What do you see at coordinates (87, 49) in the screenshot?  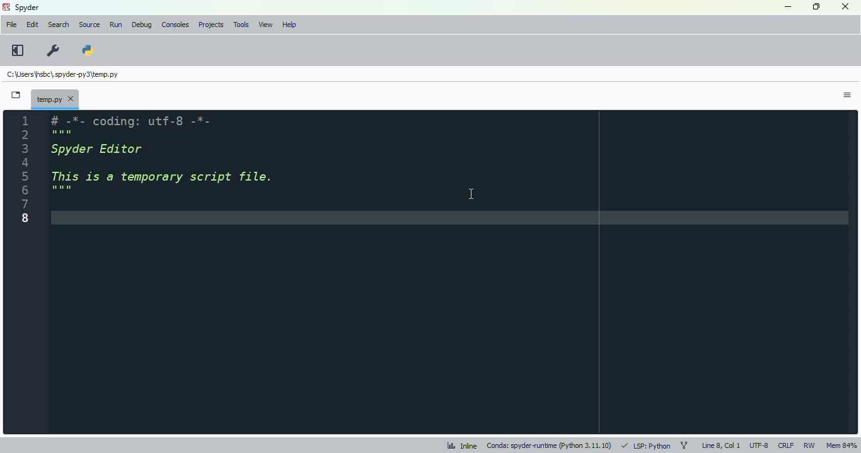 I see `PYTHONPATH manager` at bounding box center [87, 49].